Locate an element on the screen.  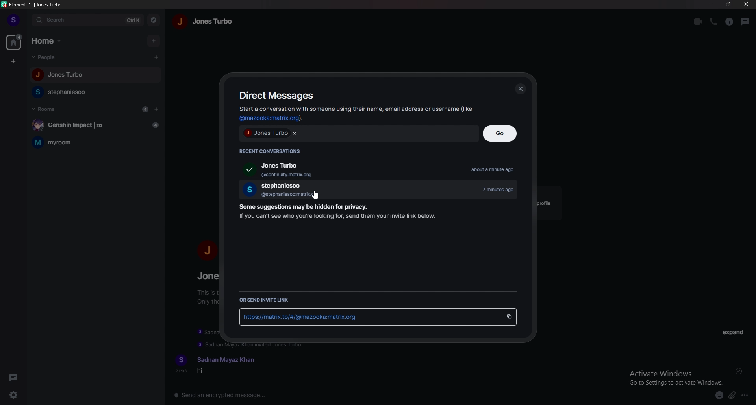
emoji is located at coordinates (719, 396).